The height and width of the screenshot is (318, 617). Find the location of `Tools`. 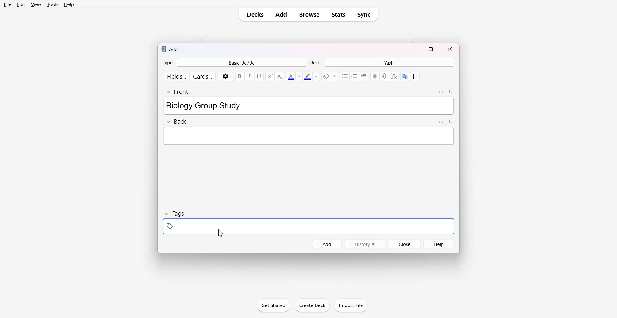

Tools is located at coordinates (53, 5).